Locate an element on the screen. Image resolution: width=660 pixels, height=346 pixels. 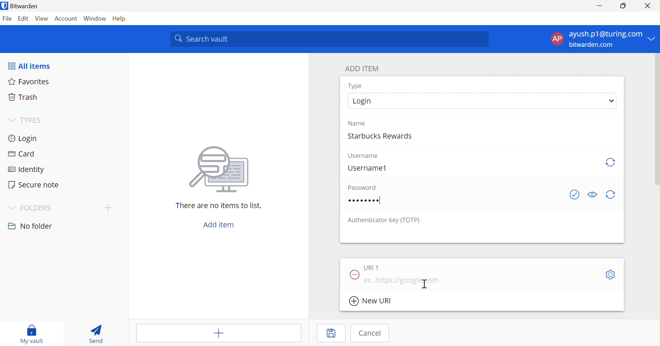
Card is located at coordinates (22, 154).